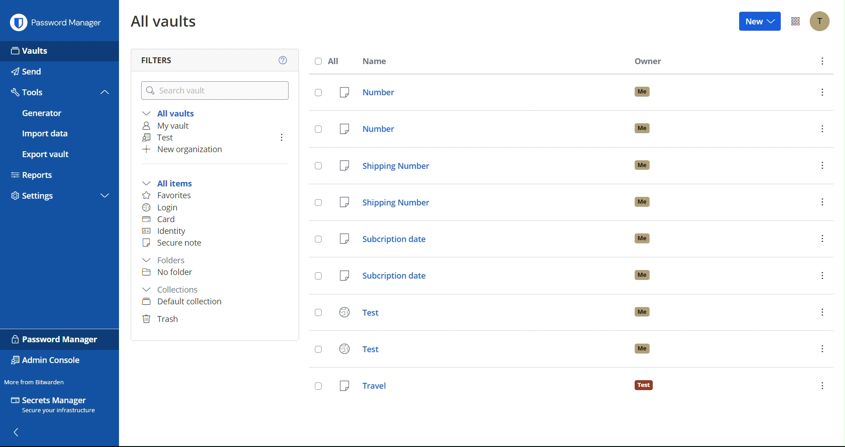 This screenshot has height=447, width=845. I want to click on Import data, so click(59, 134).